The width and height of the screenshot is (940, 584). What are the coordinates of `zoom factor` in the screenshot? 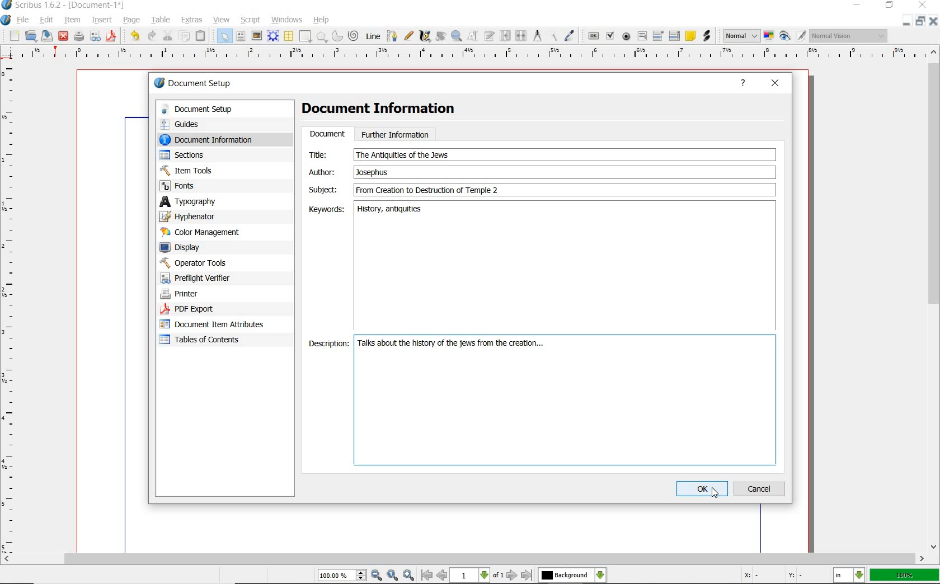 It's located at (904, 576).